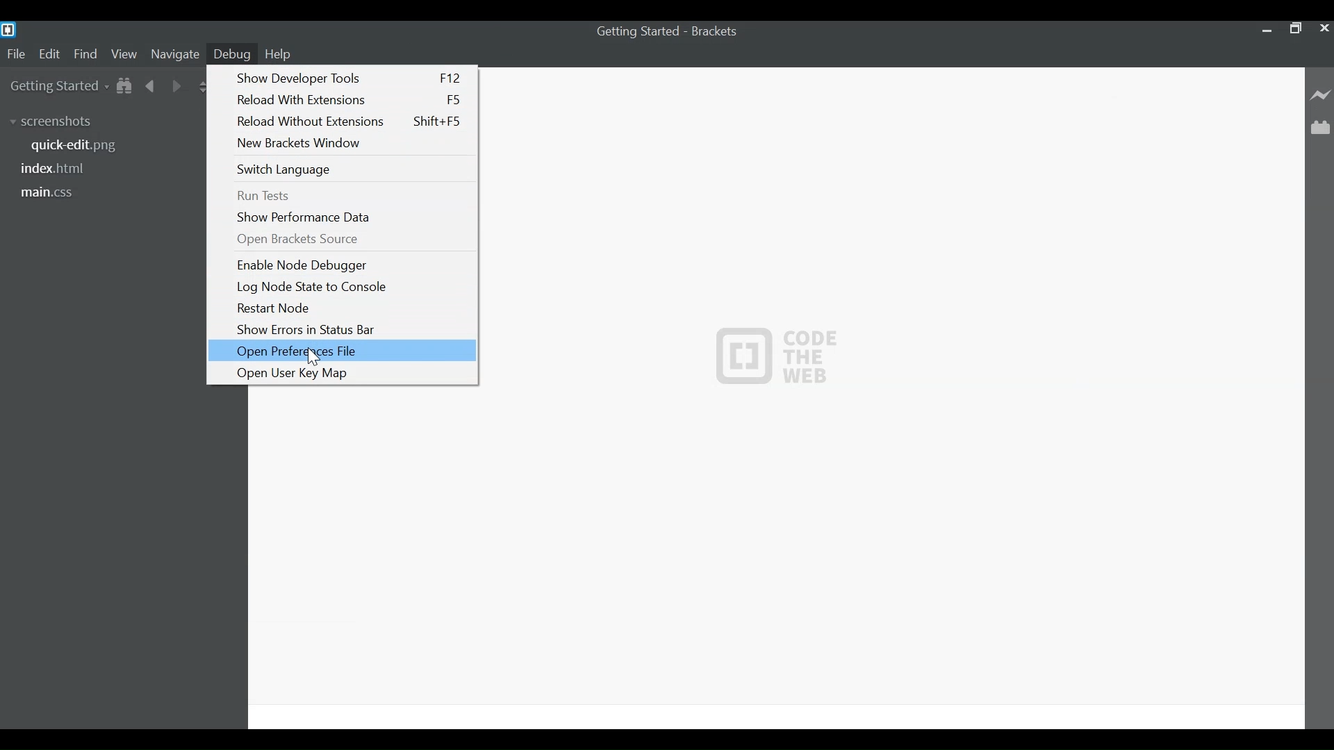 The width and height of the screenshot is (1334, 750). I want to click on Brackets Desktop Icon , so click(8, 29).